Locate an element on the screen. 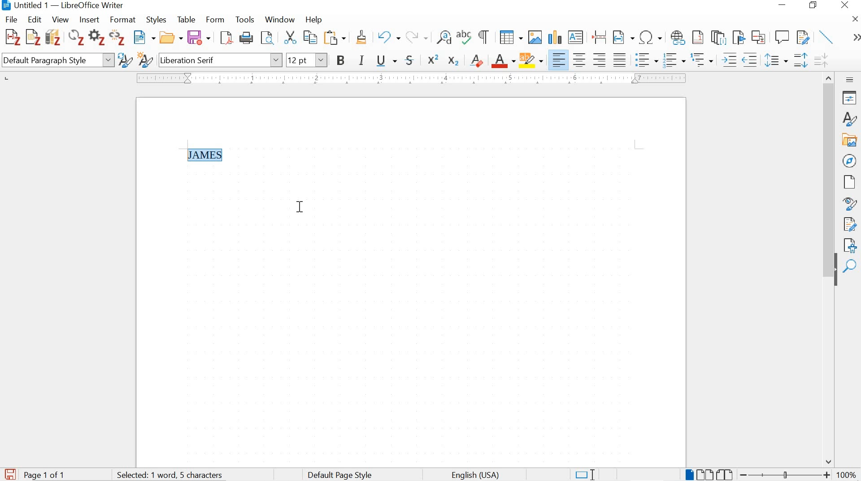  save as pdf is located at coordinates (226, 39).